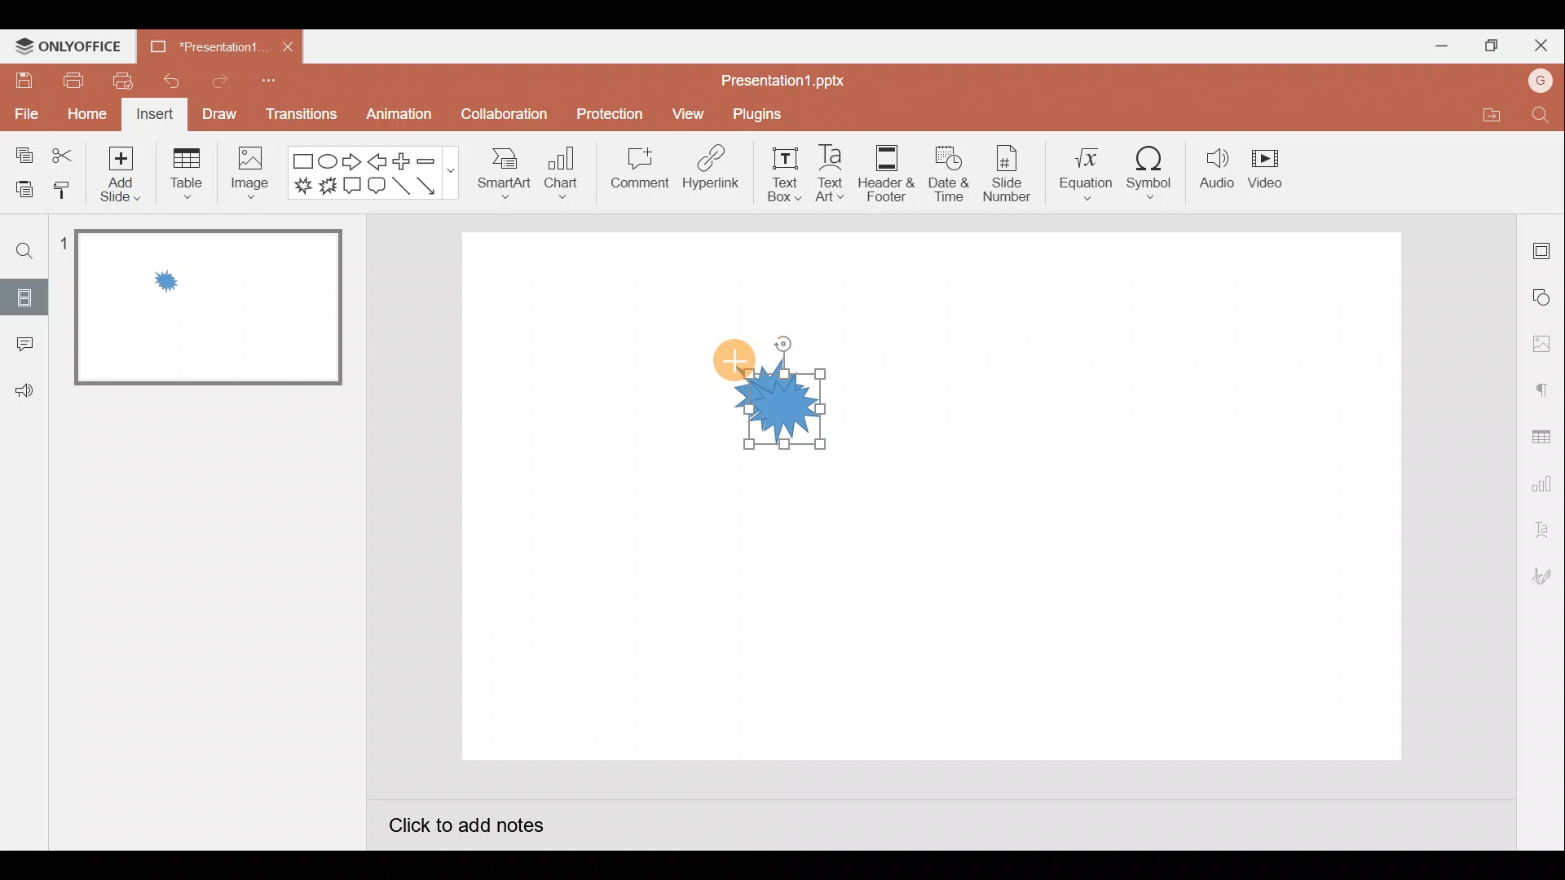 The height and width of the screenshot is (880, 1565). I want to click on Comment, so click(24, 345).